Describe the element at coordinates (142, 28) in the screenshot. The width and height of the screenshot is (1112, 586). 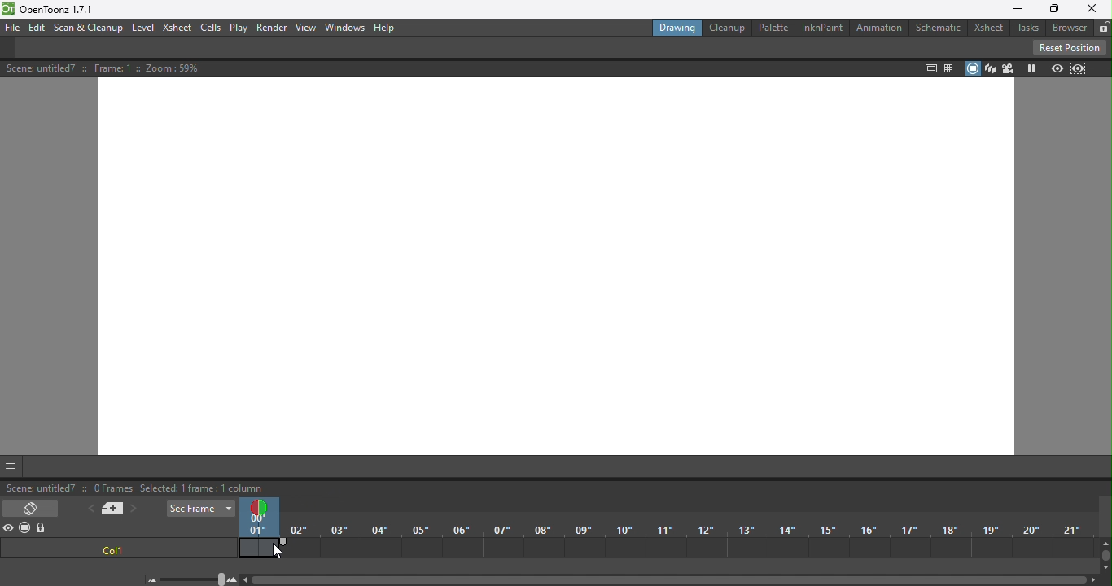
I see `Level` at that location.